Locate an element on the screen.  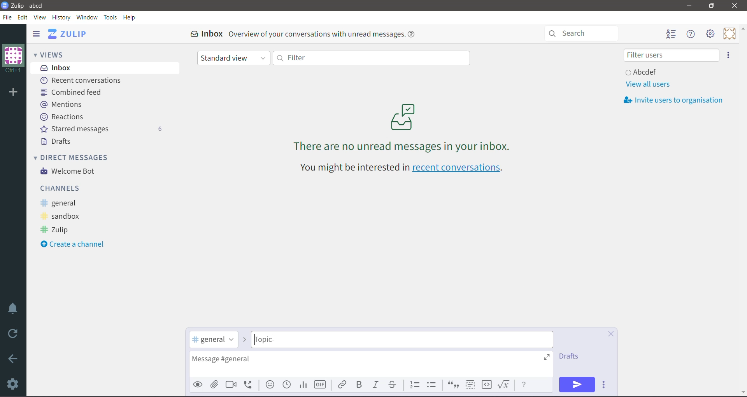
Strikethrough is located at coordinates (393, 385).